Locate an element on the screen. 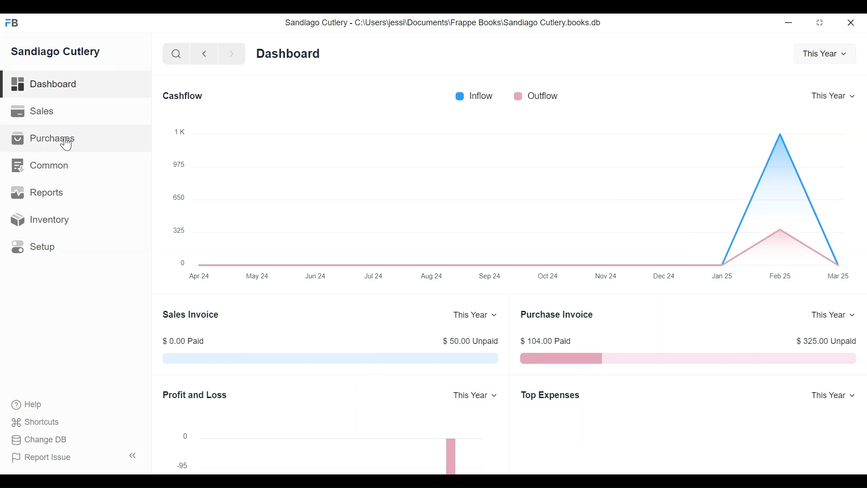 The height and width of the screenshot is (488, 867). Shortcuts. is located at coordinates (36, 422).